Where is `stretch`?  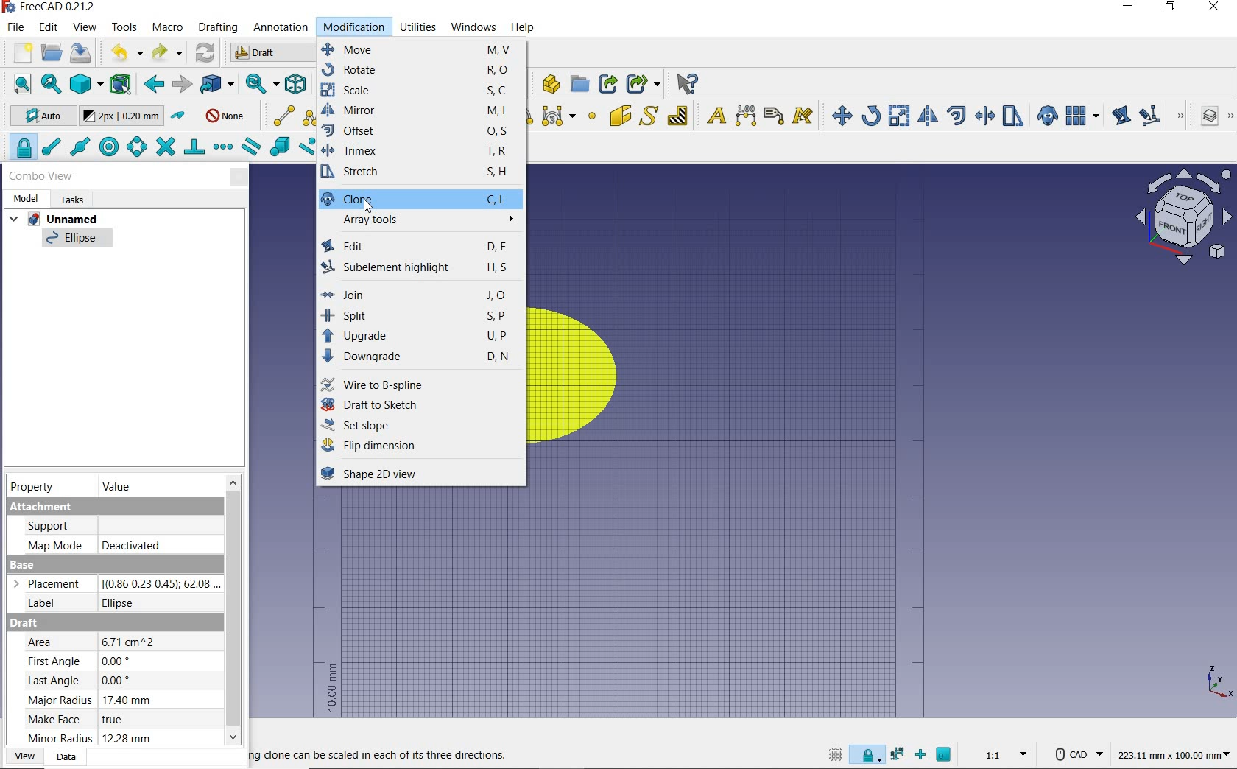 stretch is located at coordinates (1012, 116).